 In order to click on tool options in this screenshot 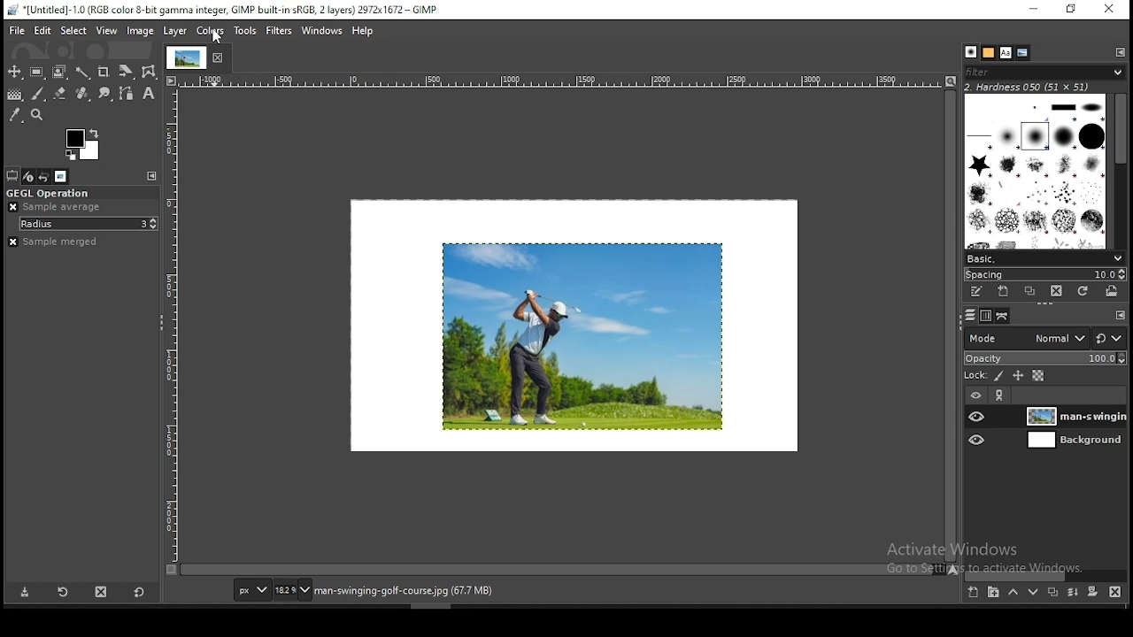, I will do `click(13, 175)`.